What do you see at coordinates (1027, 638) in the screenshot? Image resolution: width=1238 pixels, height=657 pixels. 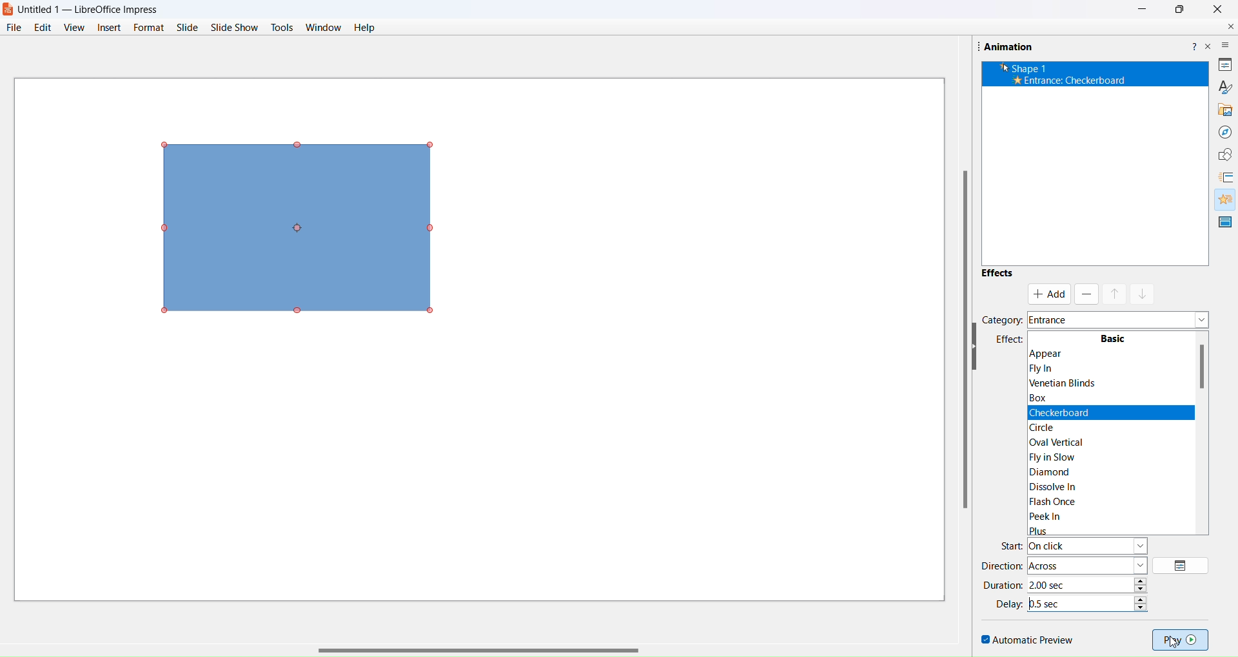 I see `automatic preview` at bounding box center [1027, 638].